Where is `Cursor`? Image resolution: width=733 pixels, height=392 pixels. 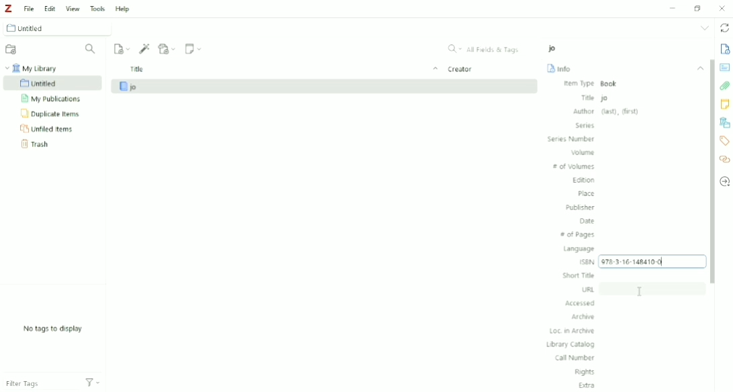 Cursor is located at coordinates (642, 292).